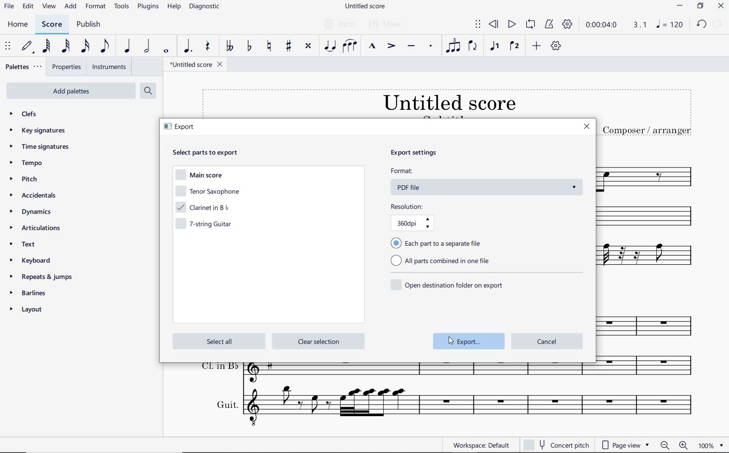  What do you see at coordinates (471, 445) in the screenshot?
I see `WORKSPACE: DEFAULT` at bounding box center [471, 445].